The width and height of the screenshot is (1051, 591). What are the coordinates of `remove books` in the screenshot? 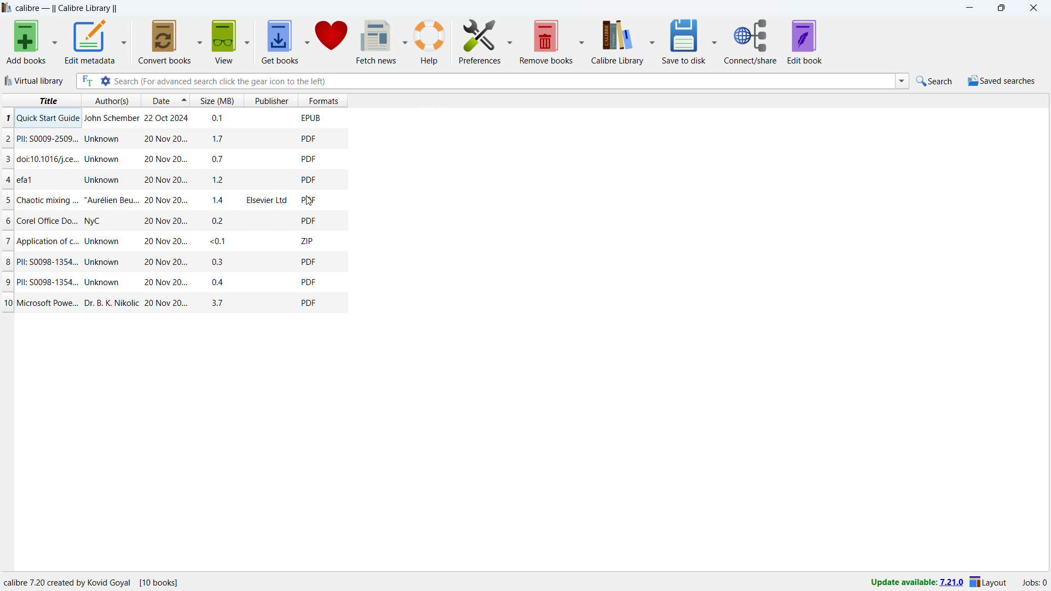 It's located at (479, 40).